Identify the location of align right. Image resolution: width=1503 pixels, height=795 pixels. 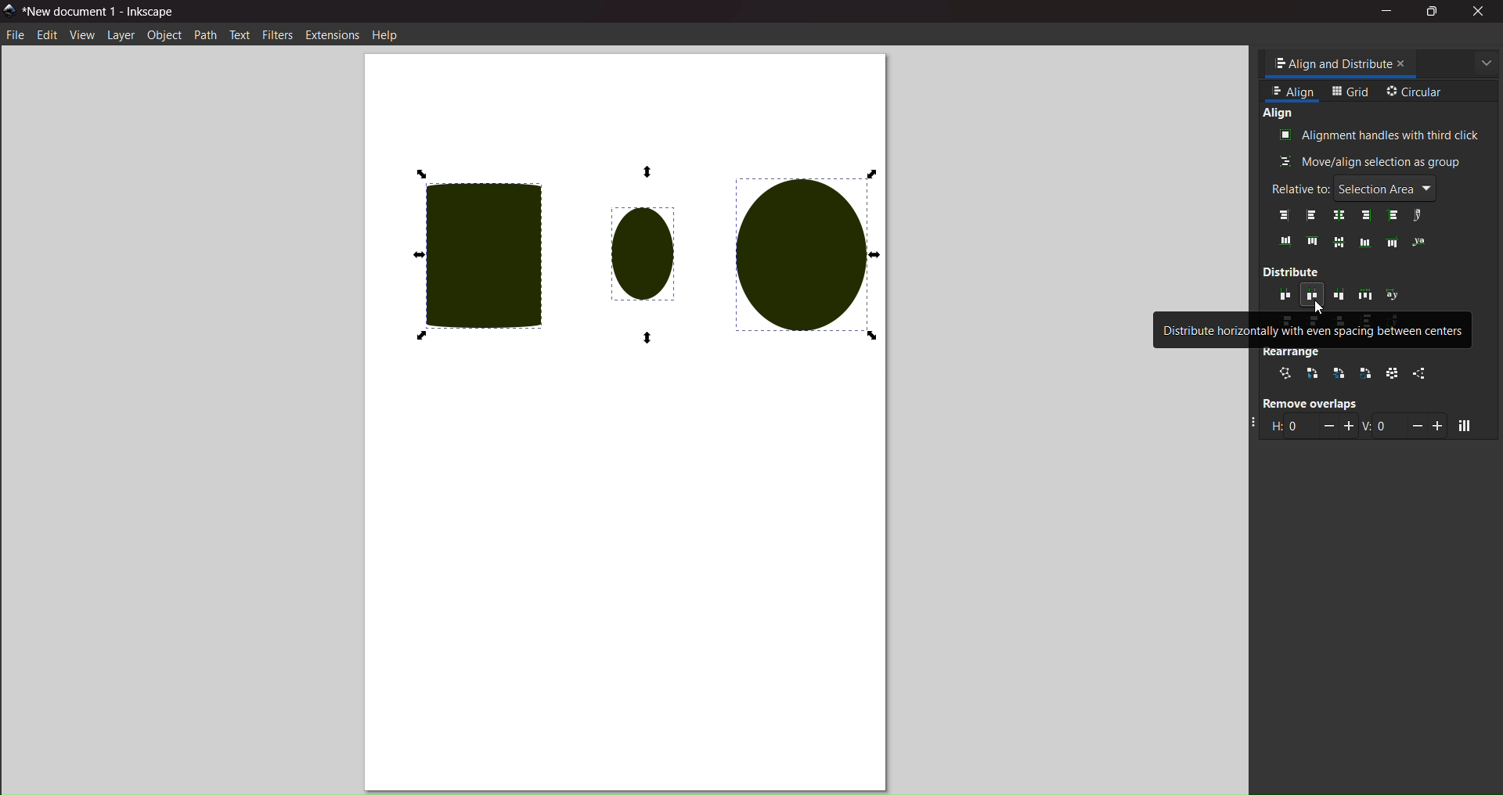
(1284, 215).